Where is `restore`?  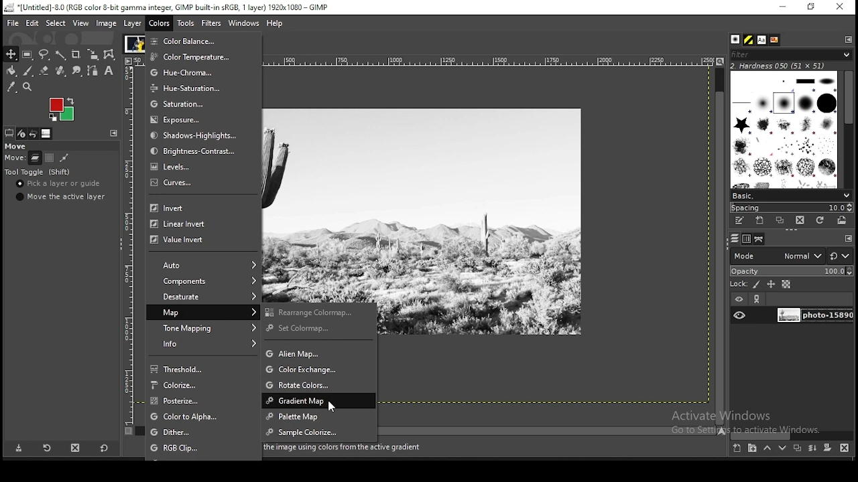 restore is located at coordinates (812, 7).